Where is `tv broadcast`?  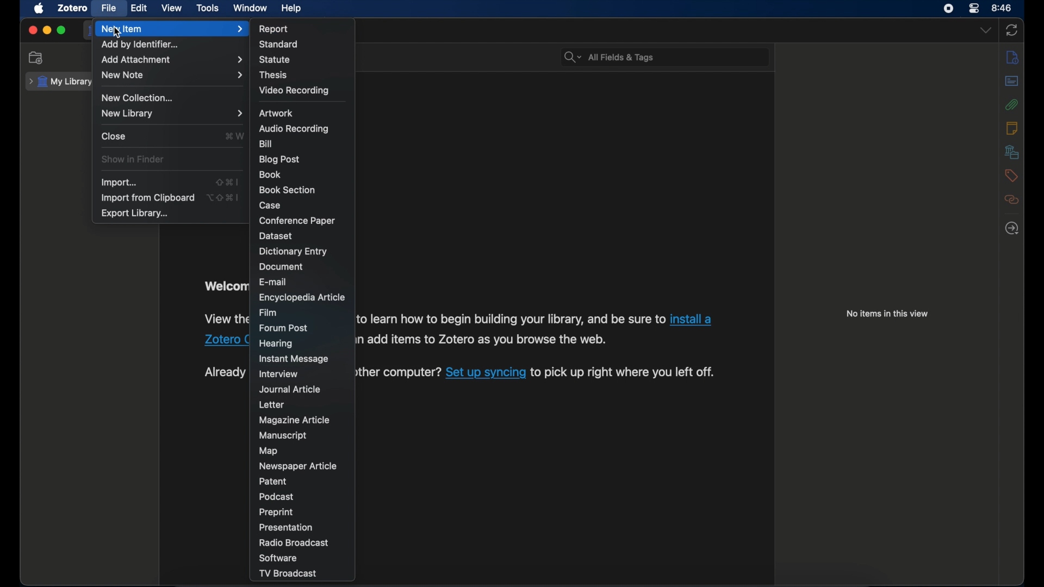 tv broadcast is located at coordinates (287, 574).